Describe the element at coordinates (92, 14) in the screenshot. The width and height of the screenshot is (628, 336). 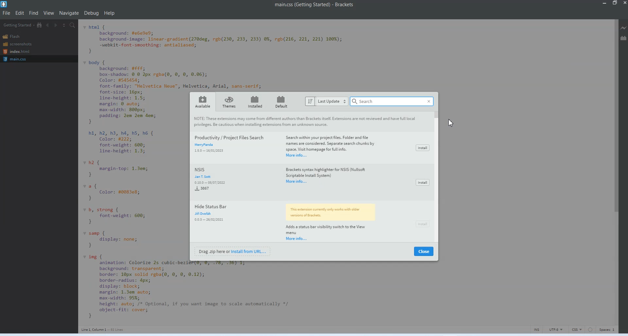
I see `Debug` at that location.